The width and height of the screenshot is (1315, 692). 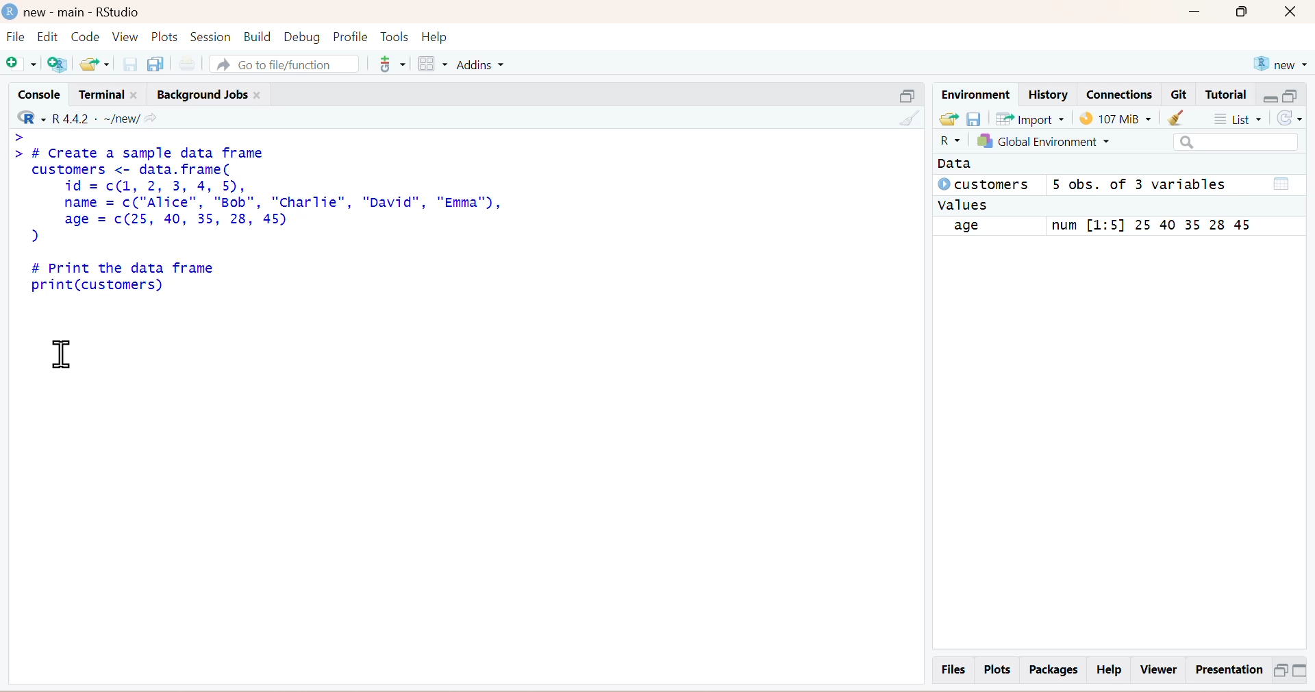 I want to click on Profile, so click(x=349, y=36).